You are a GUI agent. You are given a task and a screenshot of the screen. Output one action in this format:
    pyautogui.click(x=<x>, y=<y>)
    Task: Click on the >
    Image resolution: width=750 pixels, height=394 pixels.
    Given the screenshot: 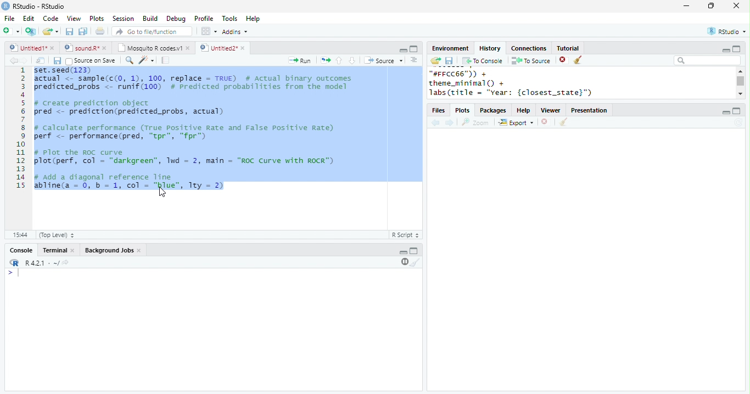 What is the action you would take?
    pyautogui.click(x=15, y=273)
    